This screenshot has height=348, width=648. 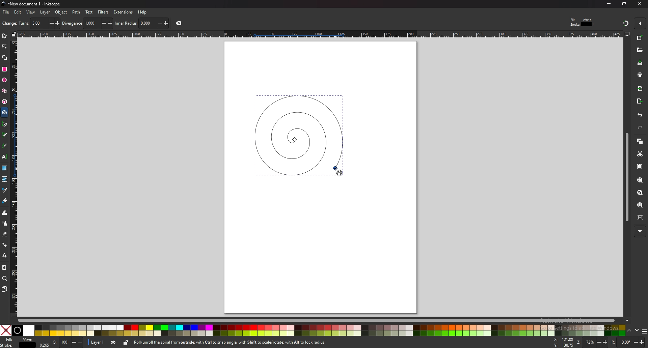 What do you see at coordinates (5, 190) in the screenshot?
I see `dropper` at bounding box center [5, 190].